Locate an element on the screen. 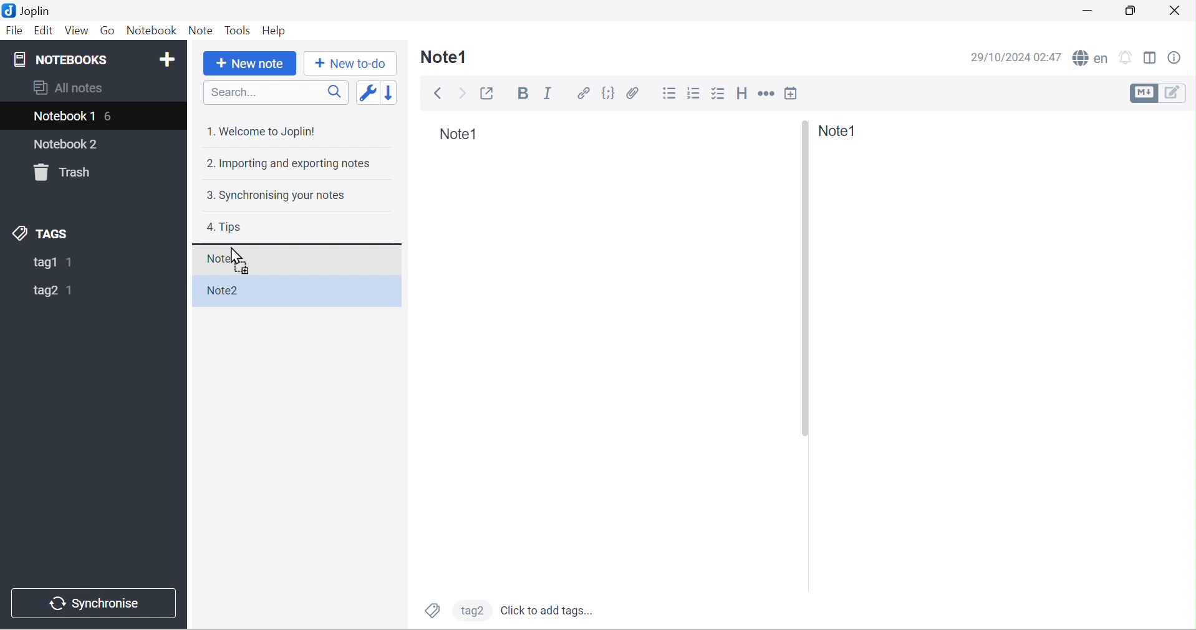 The image size is (1196, 630). tag1 is located at coordinates (44, 263).